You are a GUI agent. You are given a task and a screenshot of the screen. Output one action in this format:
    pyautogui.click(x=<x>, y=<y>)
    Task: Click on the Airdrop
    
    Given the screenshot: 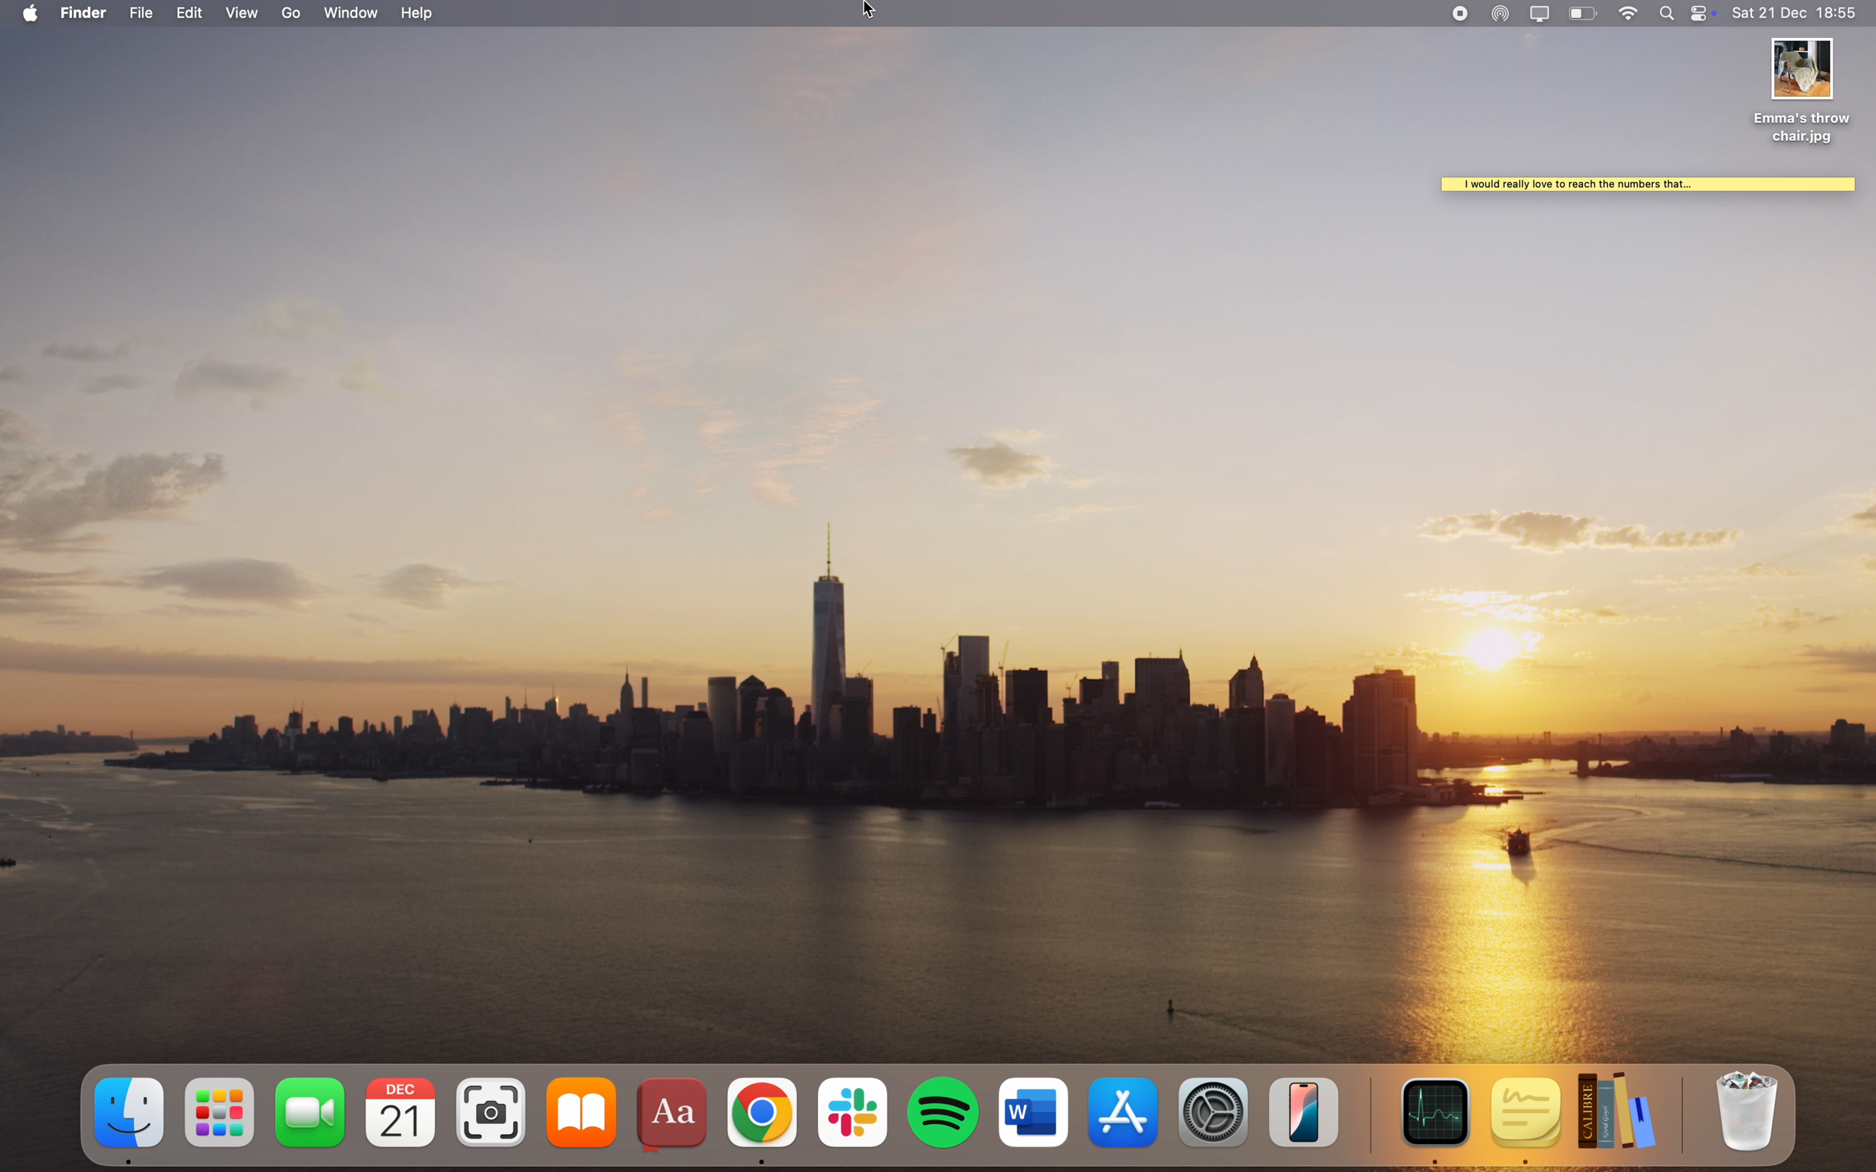 What is the action you would take?
    pyautogui.click(x=1501, y=13)
    